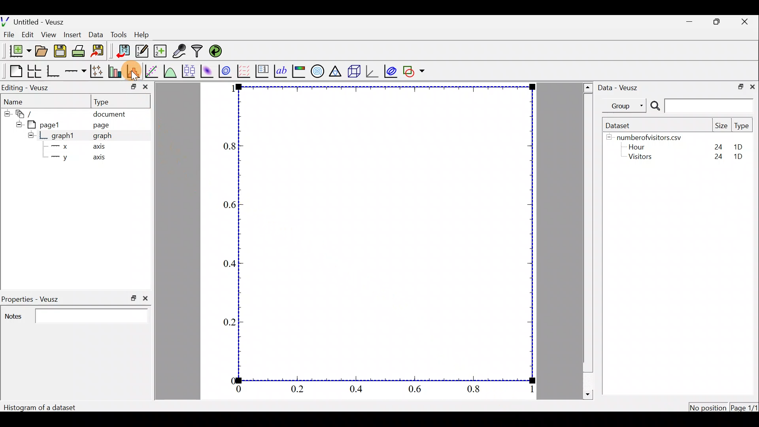 The width and height of the screenshot is (759, 427). Describe the element at coordinates (179, 51) in the screenshot. I see `capture remote data` at that location.